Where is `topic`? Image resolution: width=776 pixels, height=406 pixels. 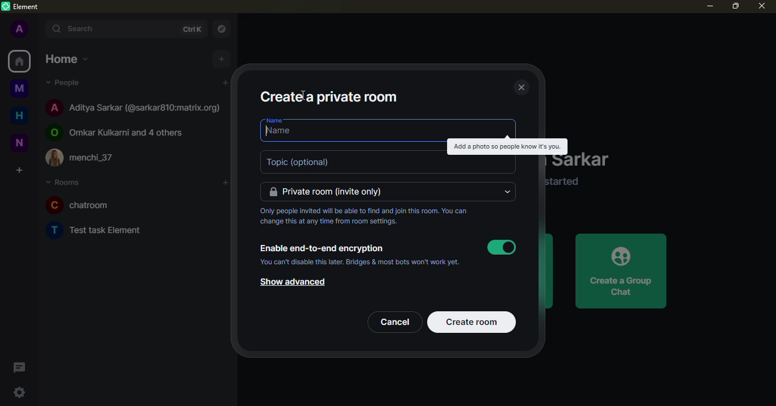 topic is located at coordinates (301, 162).